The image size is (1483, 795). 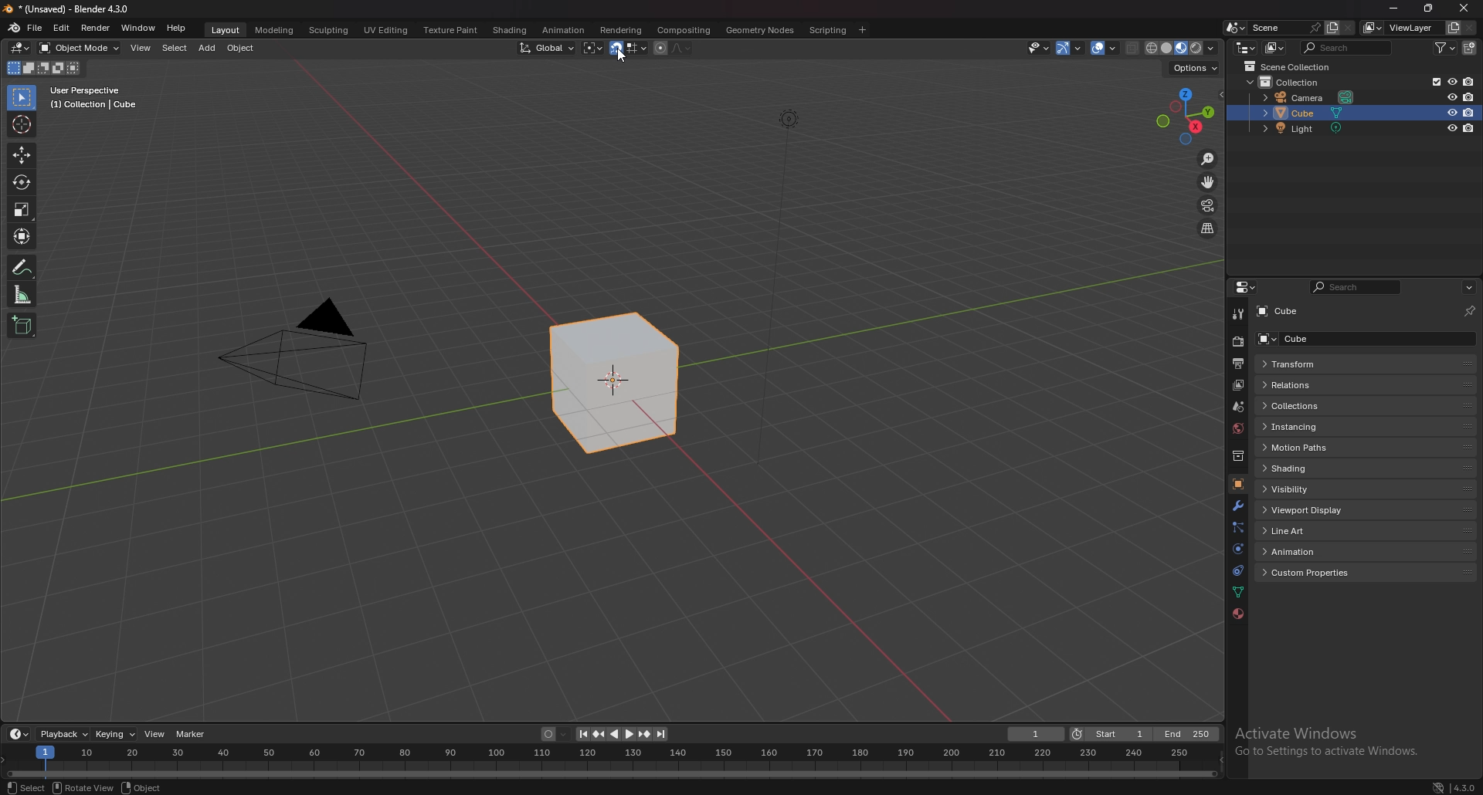 What do you see at coordinates (306, 348) in the screenshot?
I see `camera` at bounding box center [306, 348].